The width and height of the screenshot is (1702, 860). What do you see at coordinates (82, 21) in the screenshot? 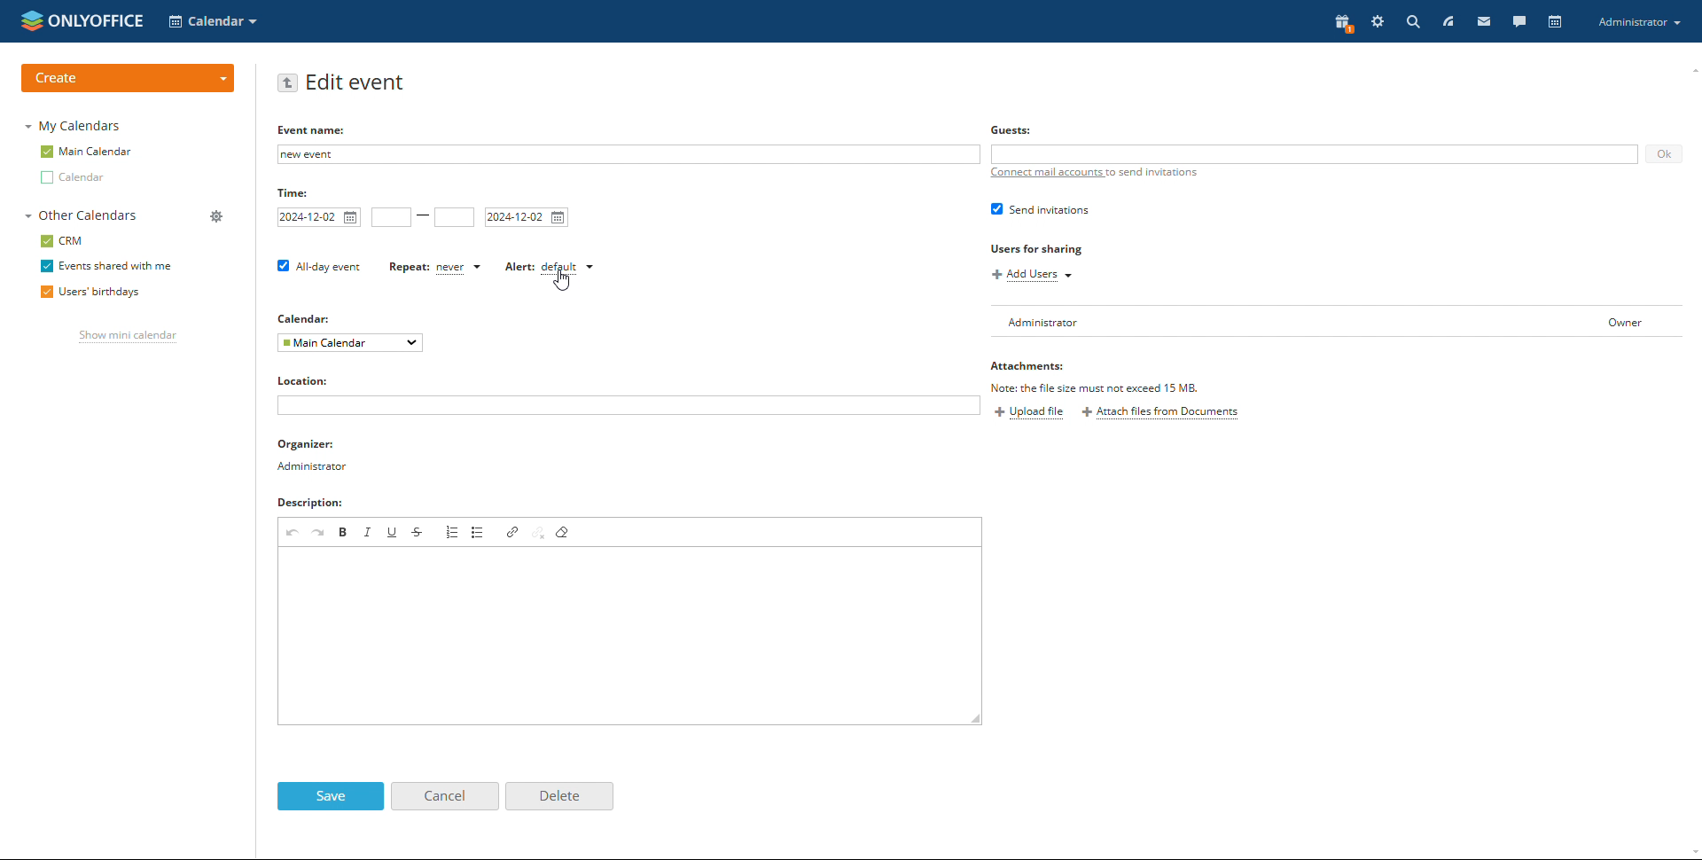
I see `logo` at bounding box center [82, 21].